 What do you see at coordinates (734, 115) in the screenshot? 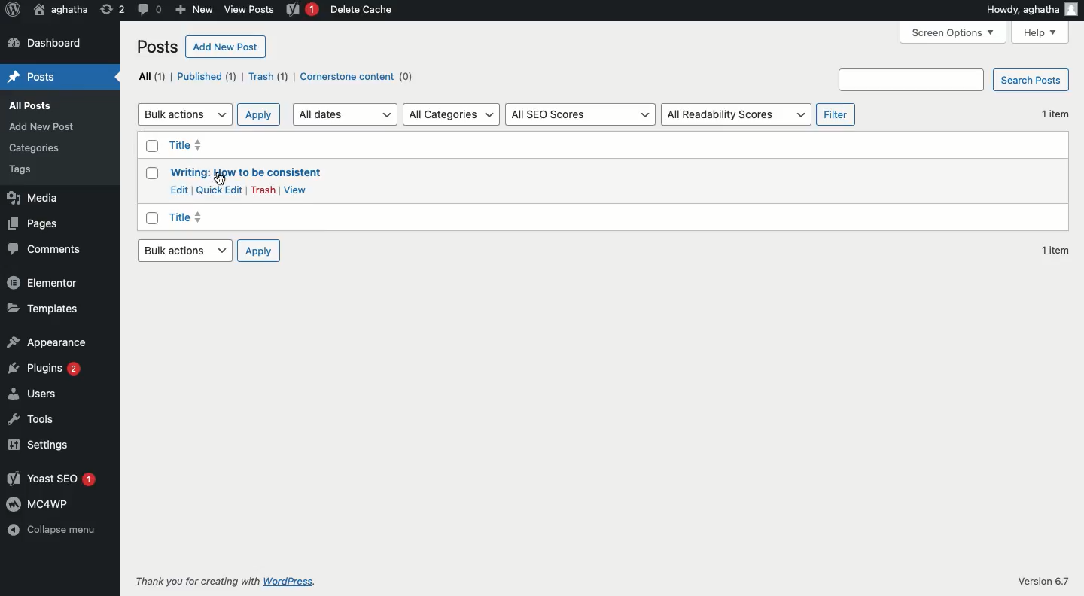
I see `All readability scores` at bounding box center [734, 115].